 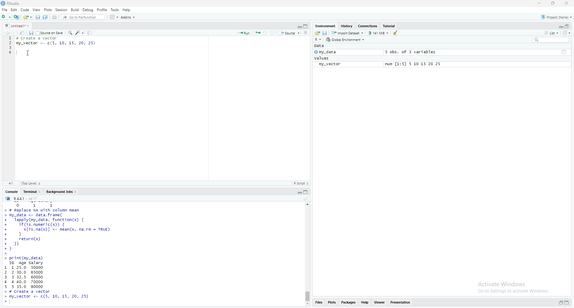 I want to click on line numbers, so click(x=9, y=48).